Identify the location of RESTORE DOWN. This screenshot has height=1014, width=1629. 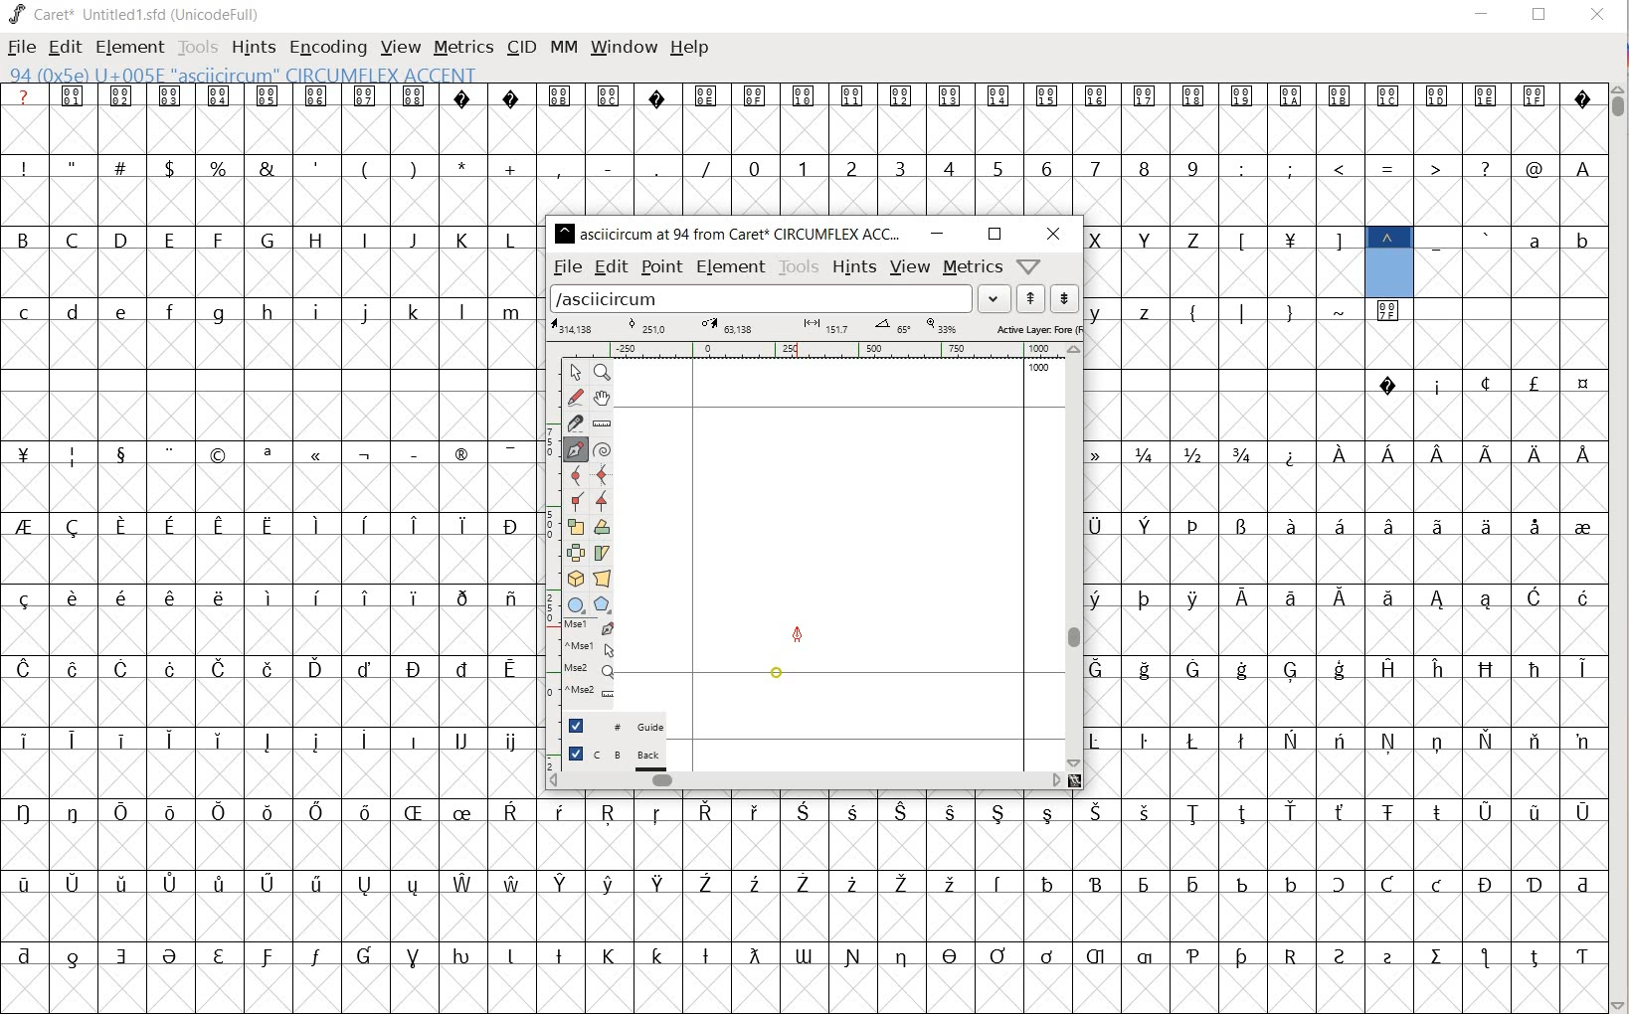
(1539, 19).